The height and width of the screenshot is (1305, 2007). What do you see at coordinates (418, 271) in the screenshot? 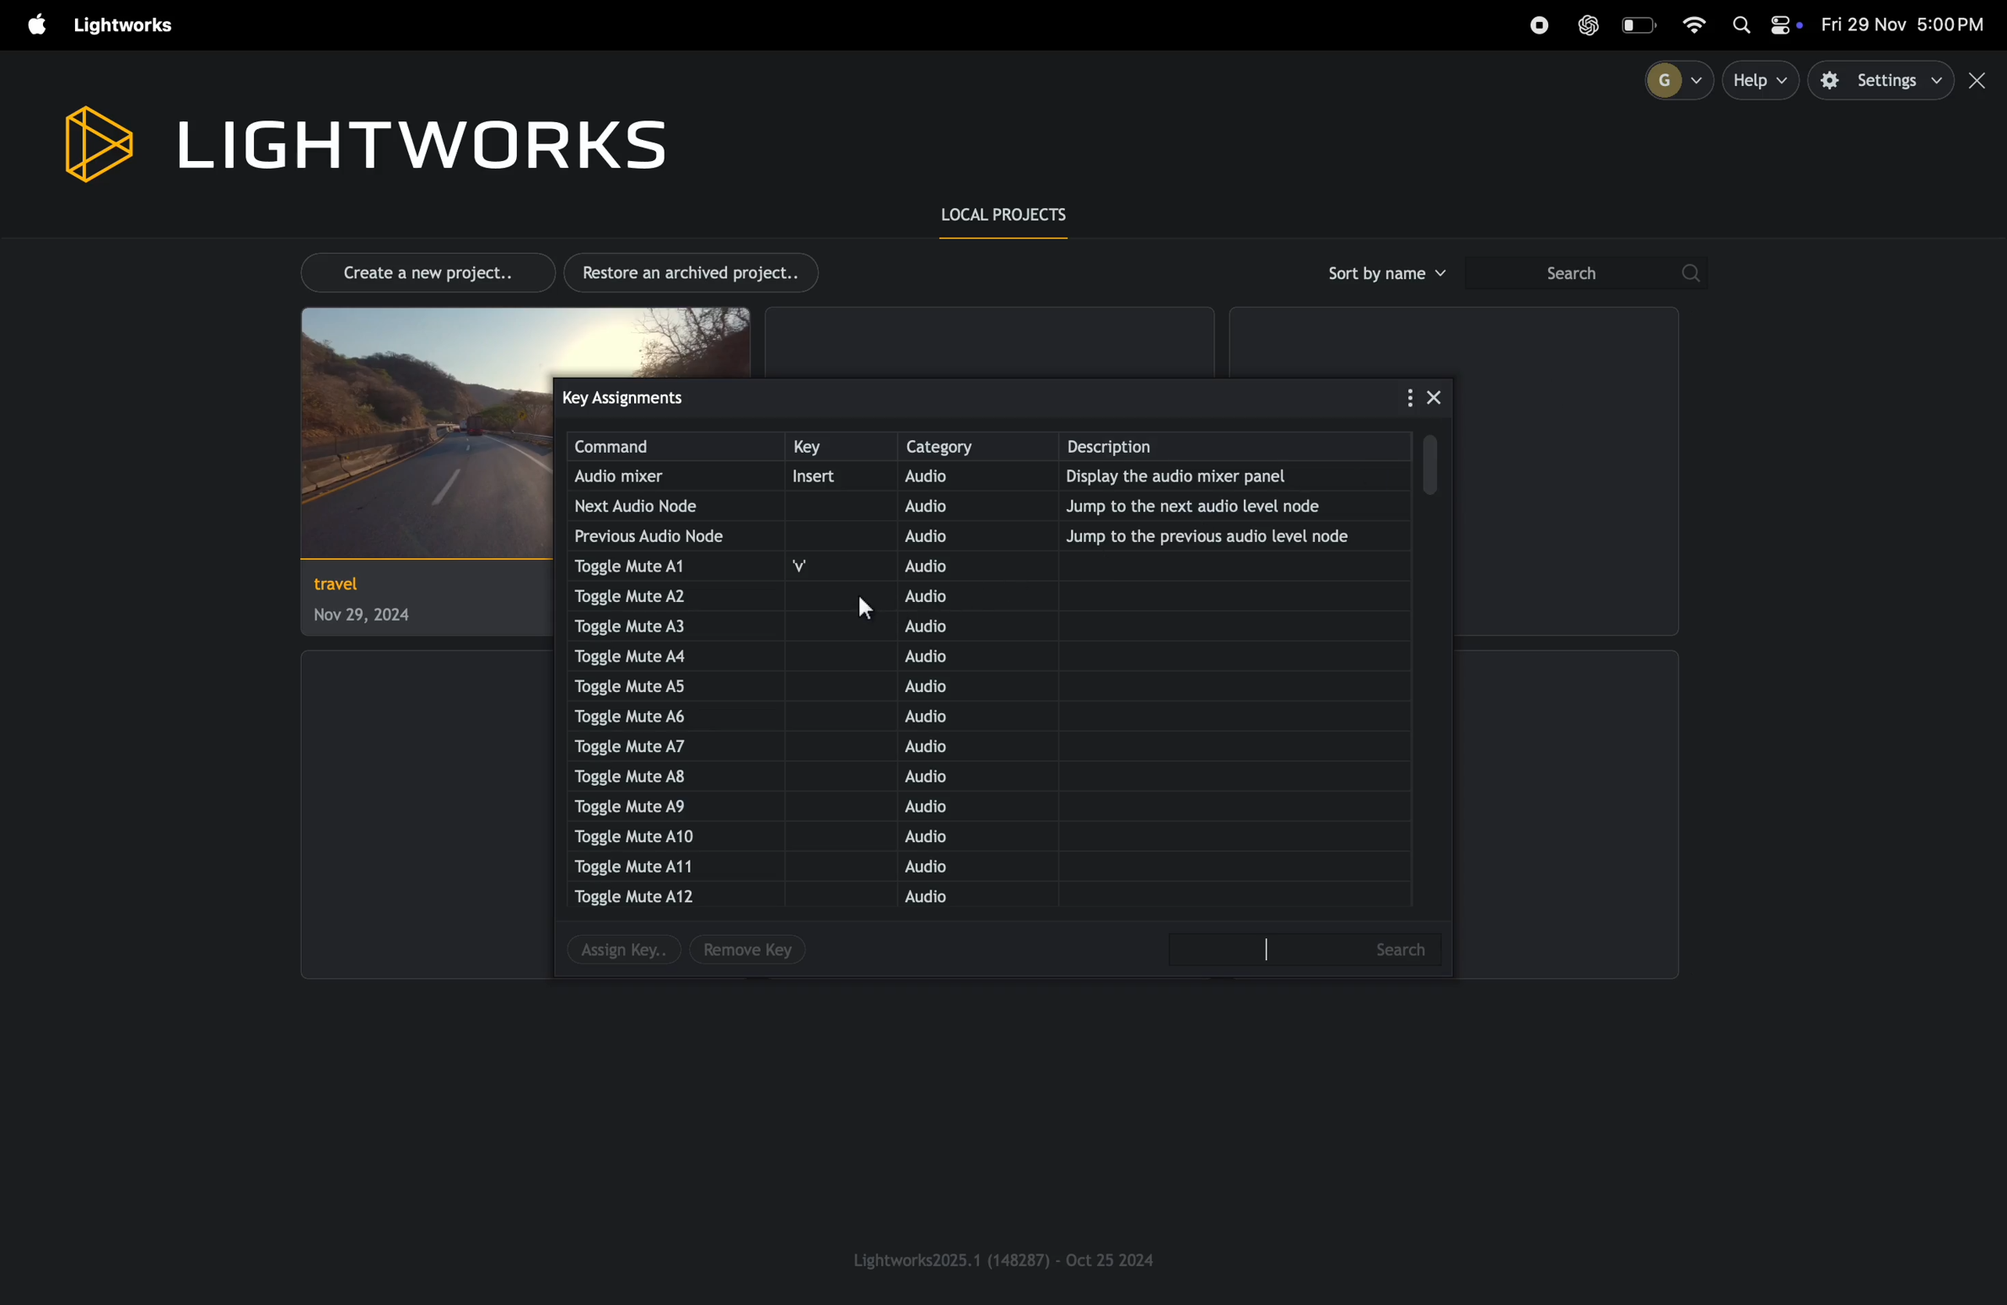
I see `create new project` at bounding box center [418, 271].